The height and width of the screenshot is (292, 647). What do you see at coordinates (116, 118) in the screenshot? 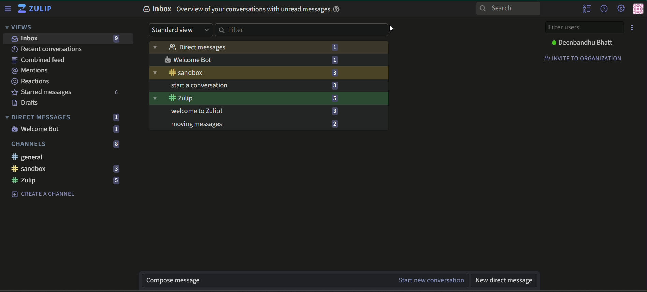
I see `numbers` at bounding box center [116, 118].